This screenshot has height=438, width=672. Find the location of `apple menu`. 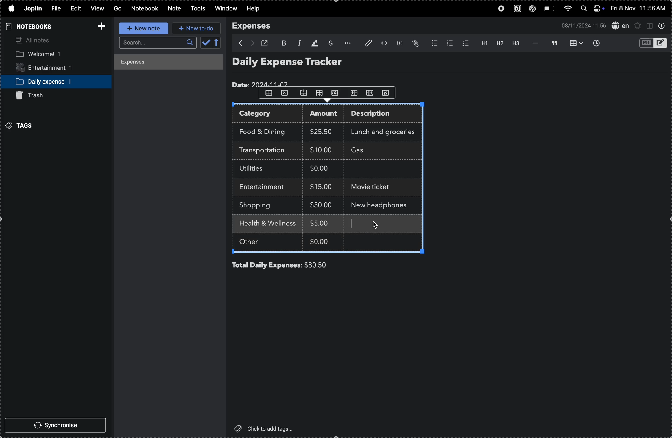

apple menu is located at coordinates (11, 9).